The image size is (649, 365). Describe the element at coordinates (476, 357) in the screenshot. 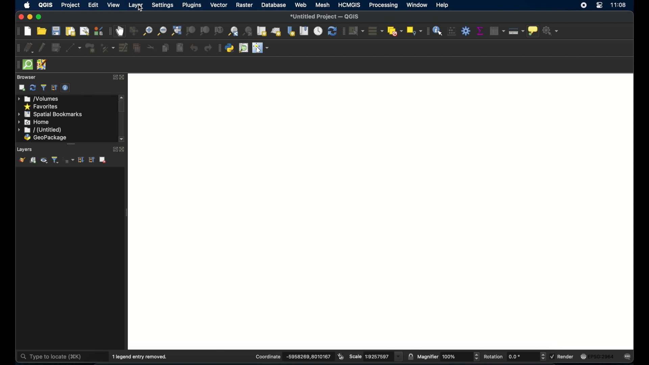

I see `Increase or decrease` at that location.